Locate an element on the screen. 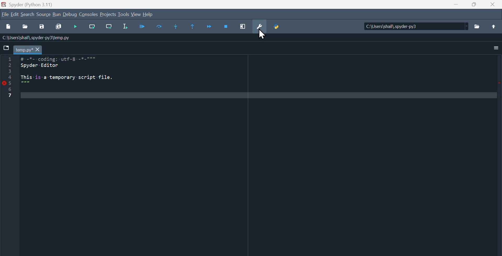 The height and width of the screenshot is (256, 502). Run current line and go to the next one is located at coordinates (109, 27).